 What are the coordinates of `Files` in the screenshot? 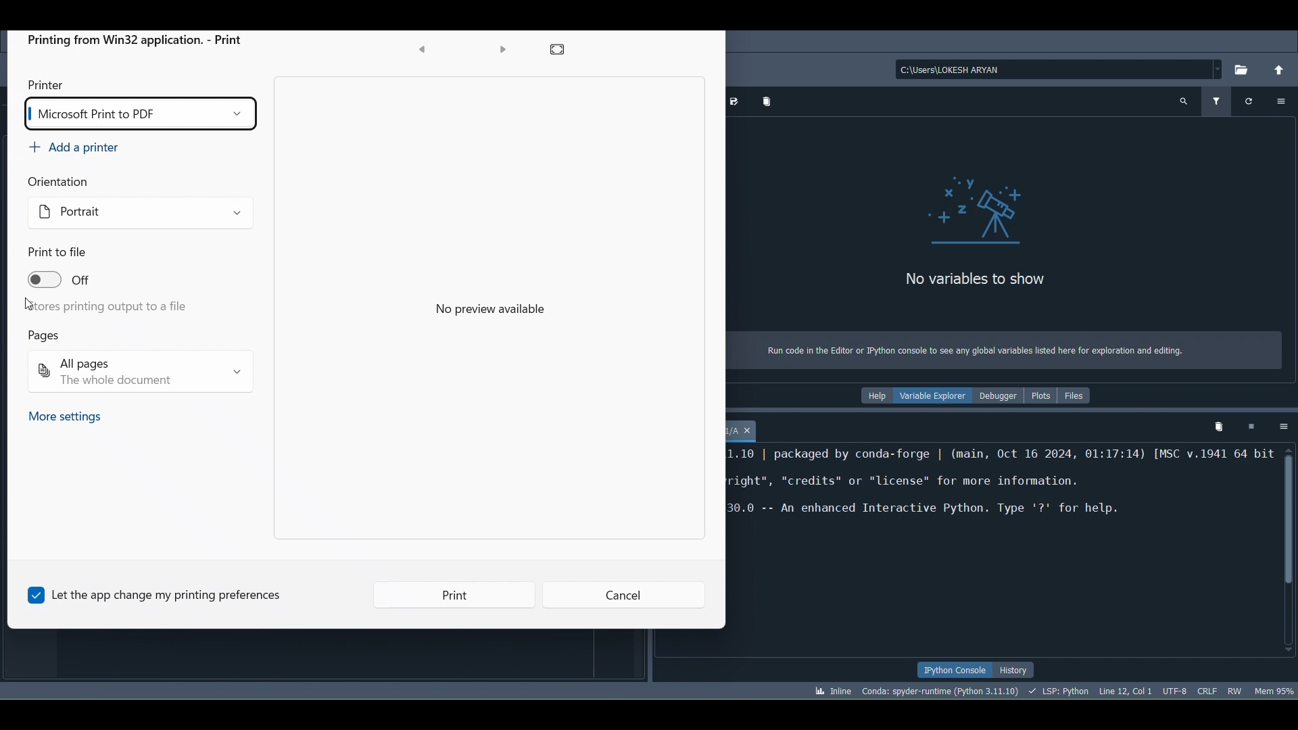 It's located at (1080, 397).